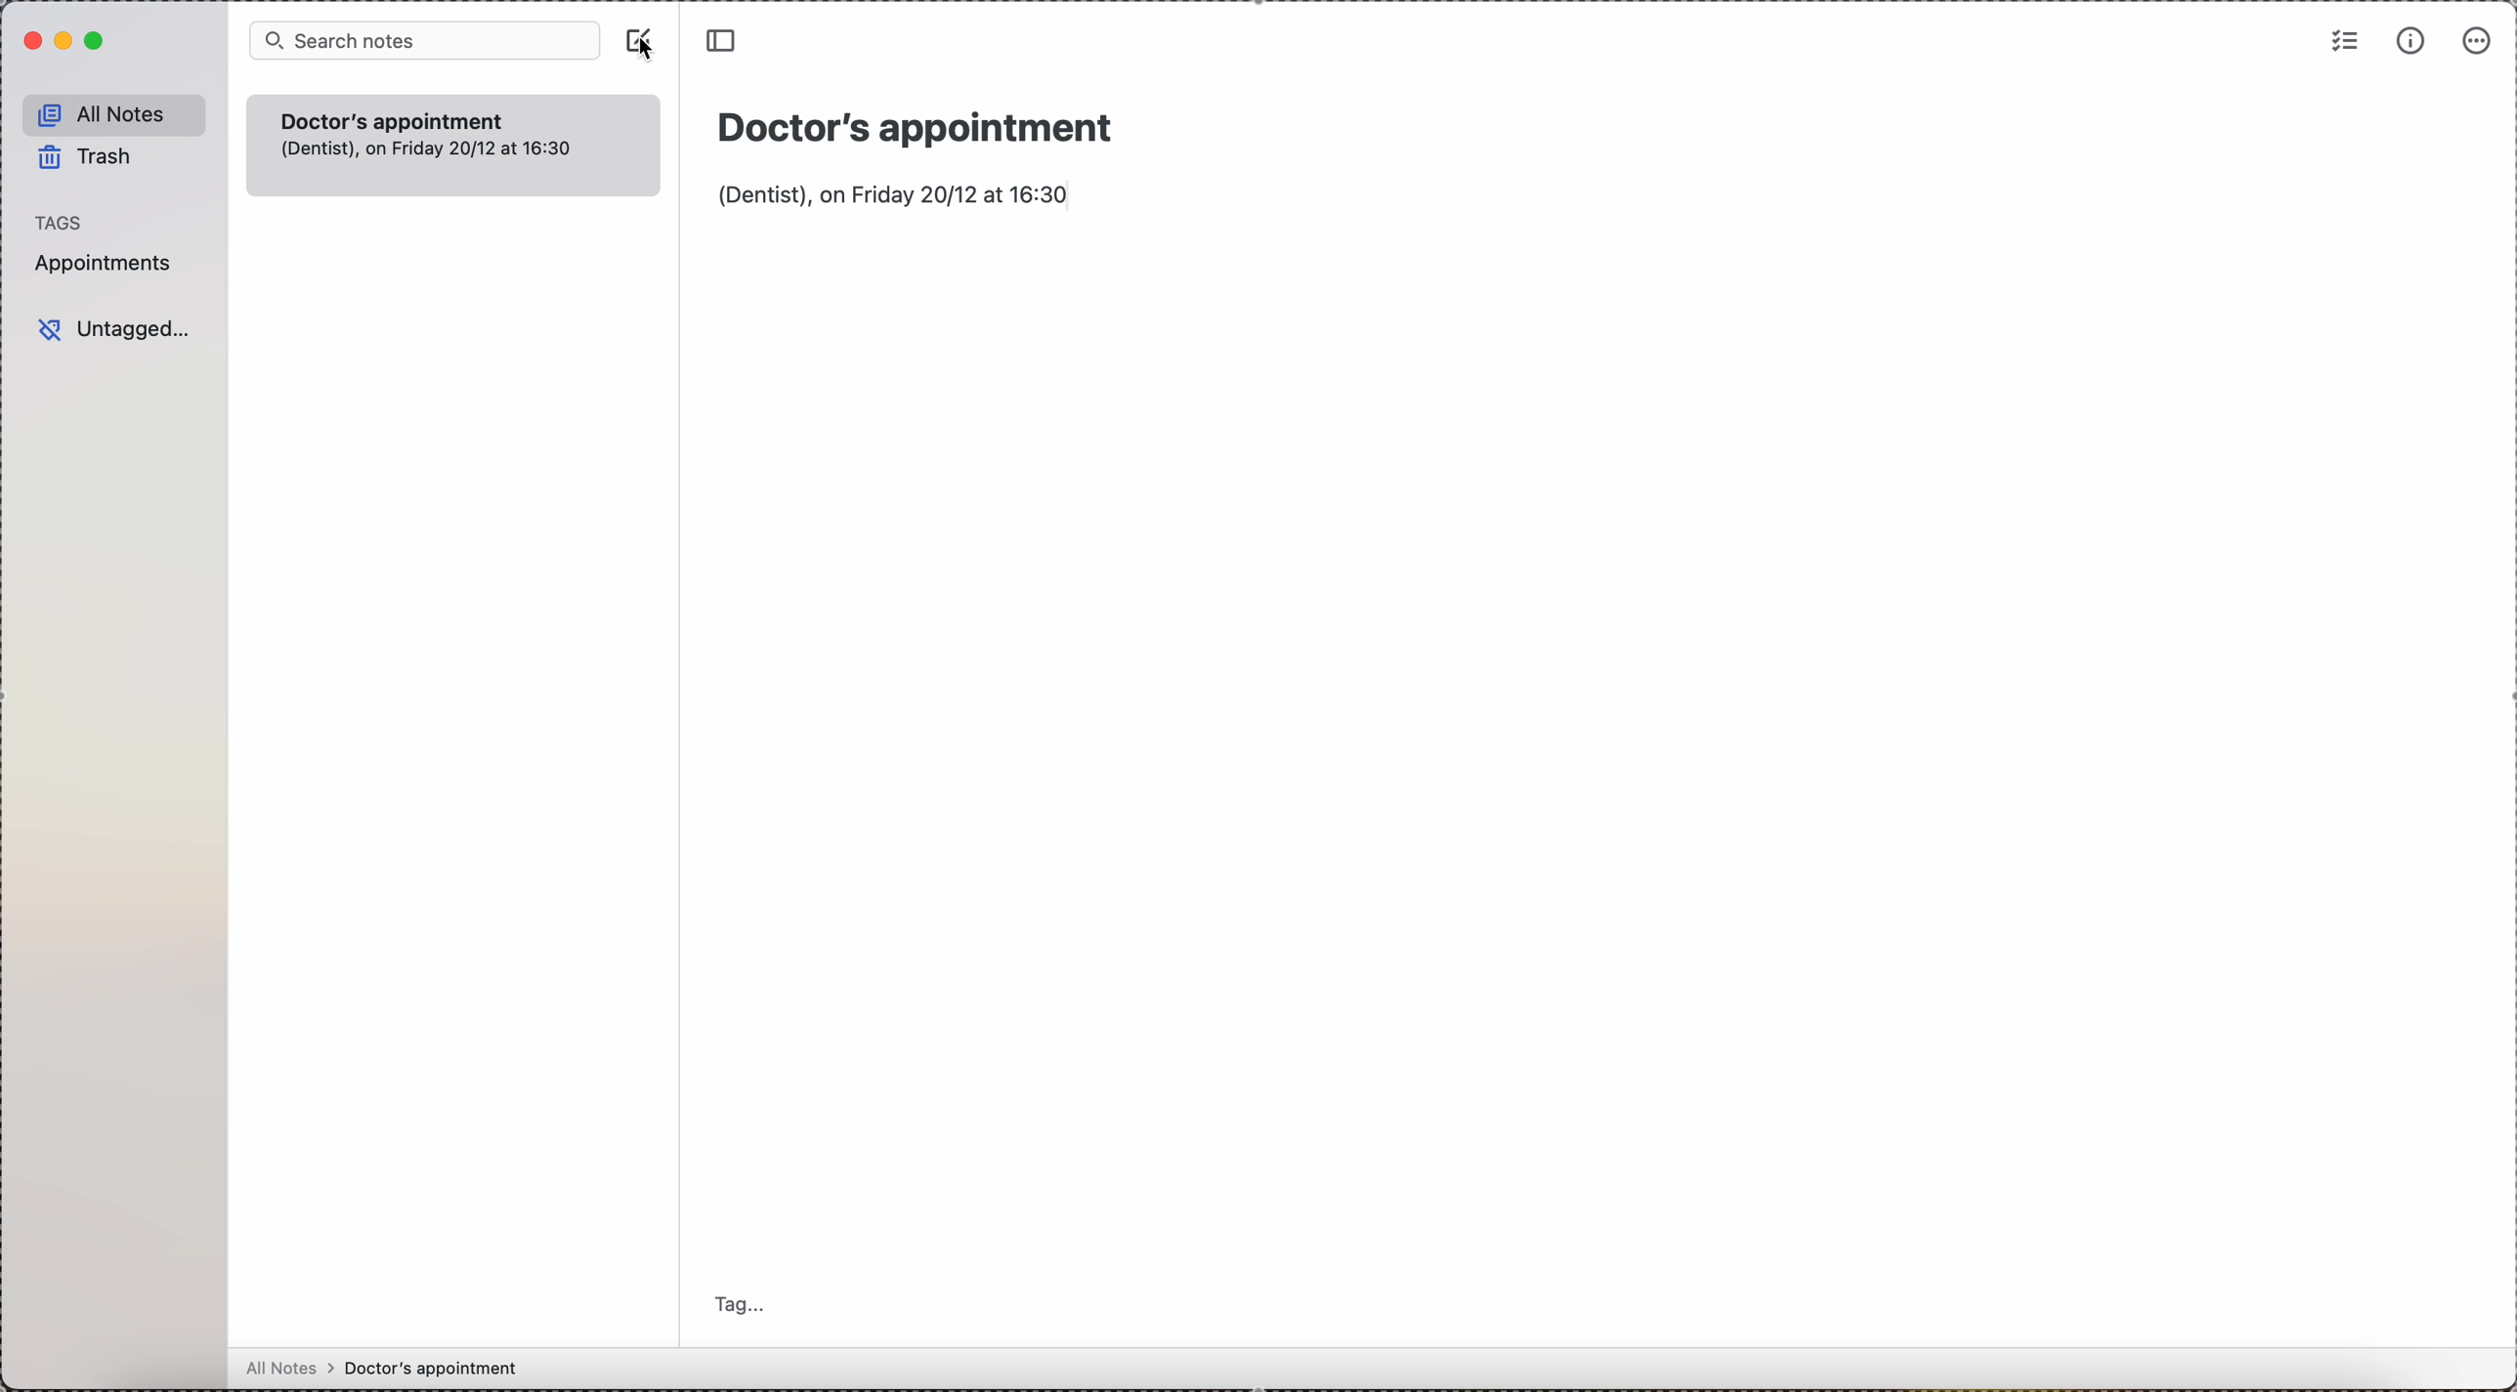  I want to click on maximize, so click(101, 42).